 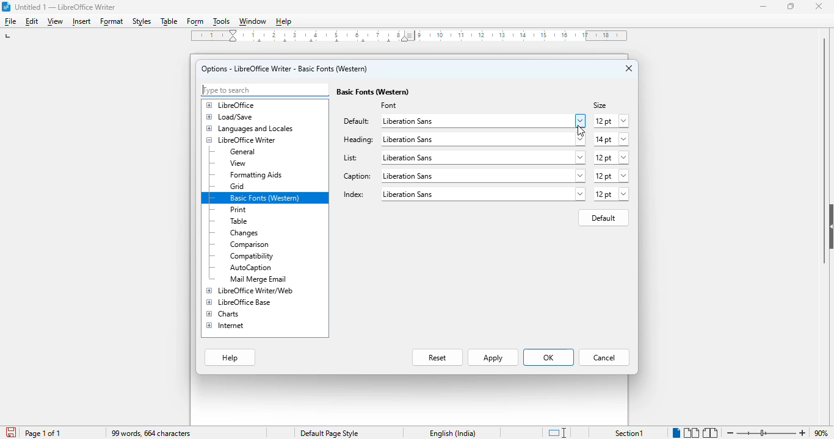 I want to click on view, so click(x=55, y=22).